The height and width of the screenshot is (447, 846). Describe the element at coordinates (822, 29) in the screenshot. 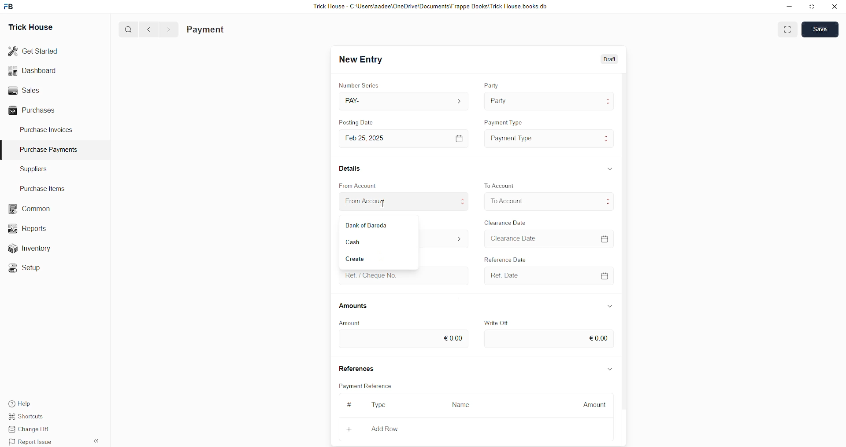

I see `SAVE` at that location.